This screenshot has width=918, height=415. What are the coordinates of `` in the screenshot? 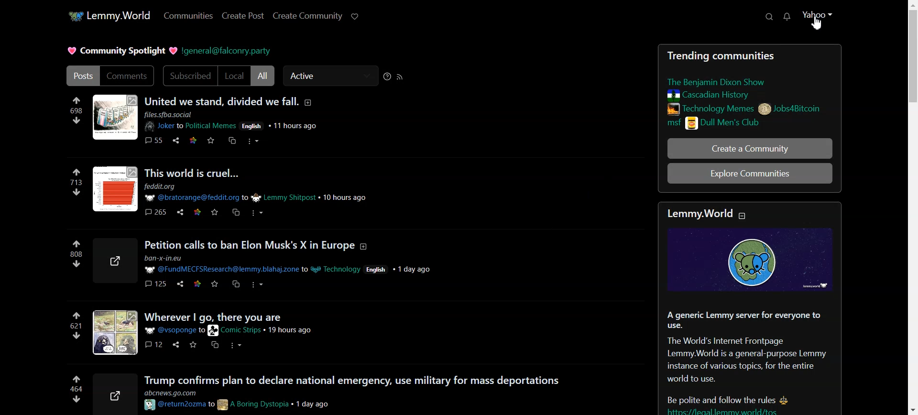 It's located at (190, 143).